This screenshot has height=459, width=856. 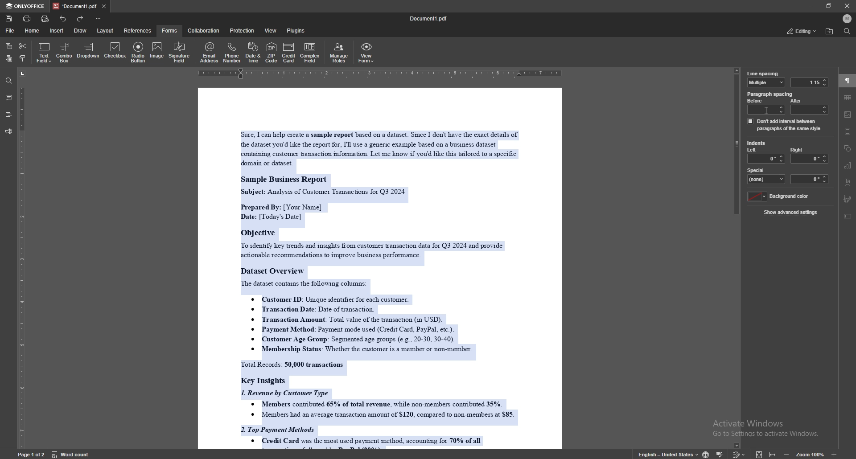 What do you see at coordinates (788, 453) in the screenshot?
I see `zoom out` at bounding box center [788, 453].